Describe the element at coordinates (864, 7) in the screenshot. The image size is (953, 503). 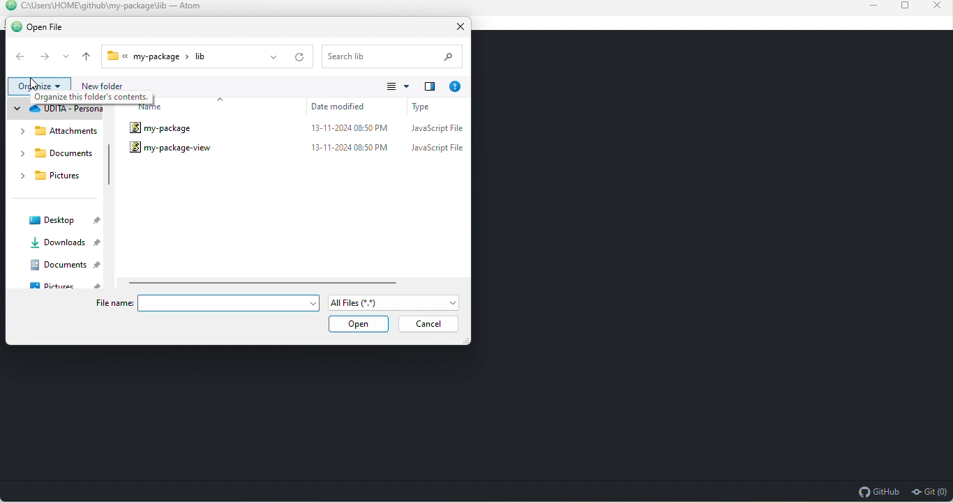
I see `minimize` at that location.